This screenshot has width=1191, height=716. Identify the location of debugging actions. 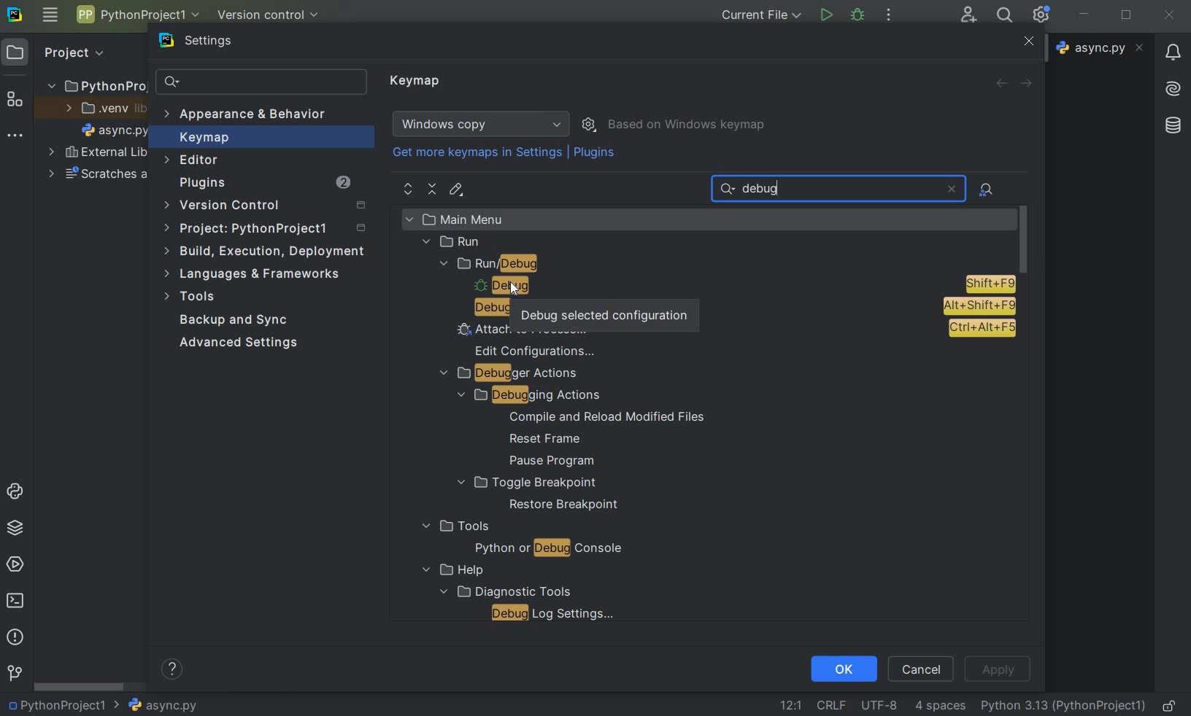
(523, 395).